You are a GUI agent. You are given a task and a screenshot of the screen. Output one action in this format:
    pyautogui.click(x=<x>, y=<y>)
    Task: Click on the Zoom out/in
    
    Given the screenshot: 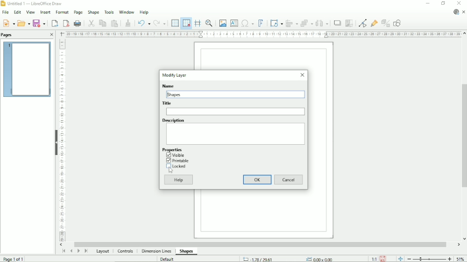 What is the action you would take?
    pyautogui.click(x=429, y=259)
    